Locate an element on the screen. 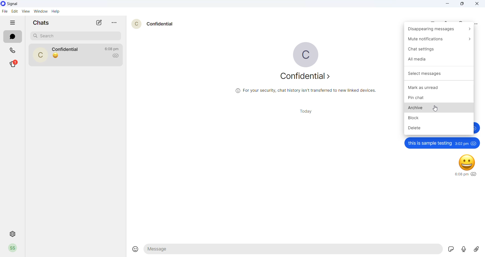 This screenshot has width=485, height=257. search chats is located at coordinates (74, 37).